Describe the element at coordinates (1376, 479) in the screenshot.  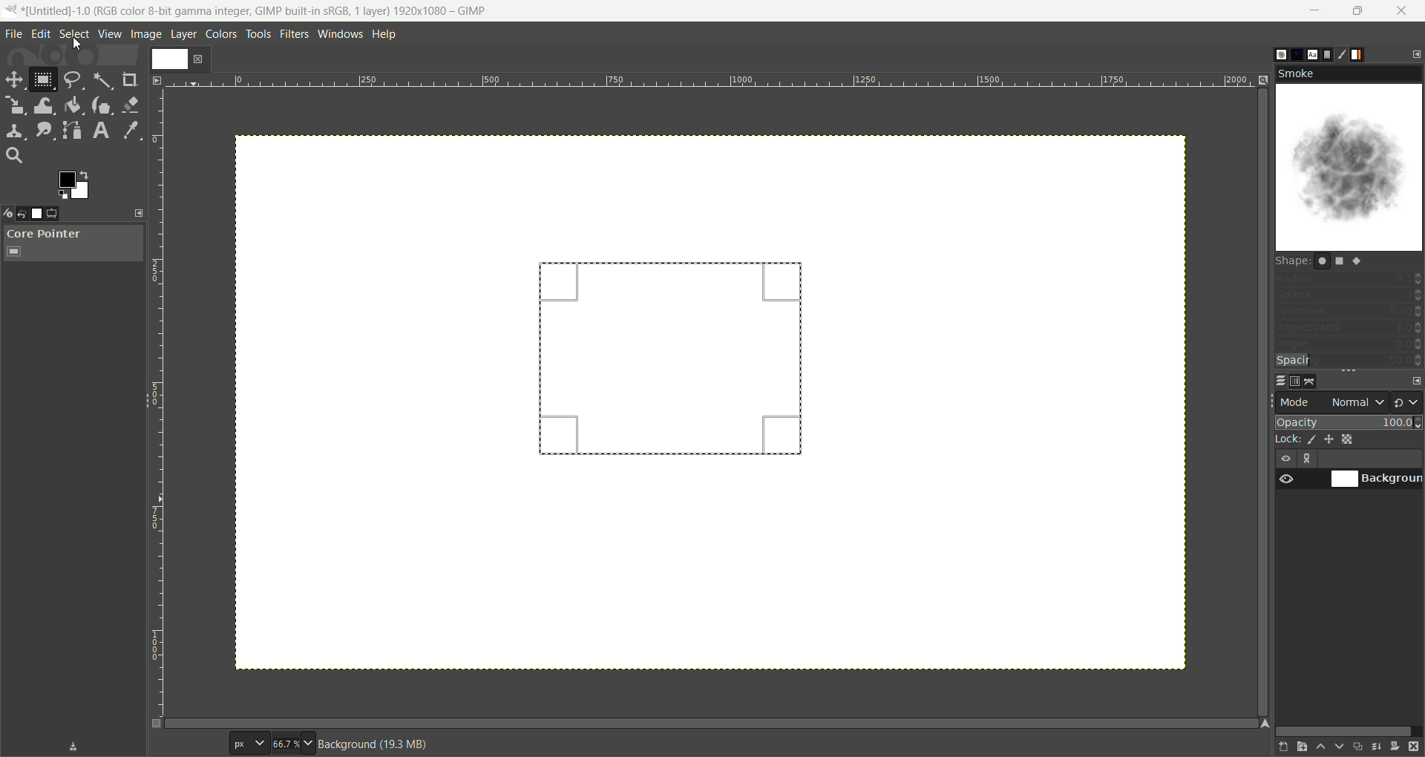
I see `background` at that location.